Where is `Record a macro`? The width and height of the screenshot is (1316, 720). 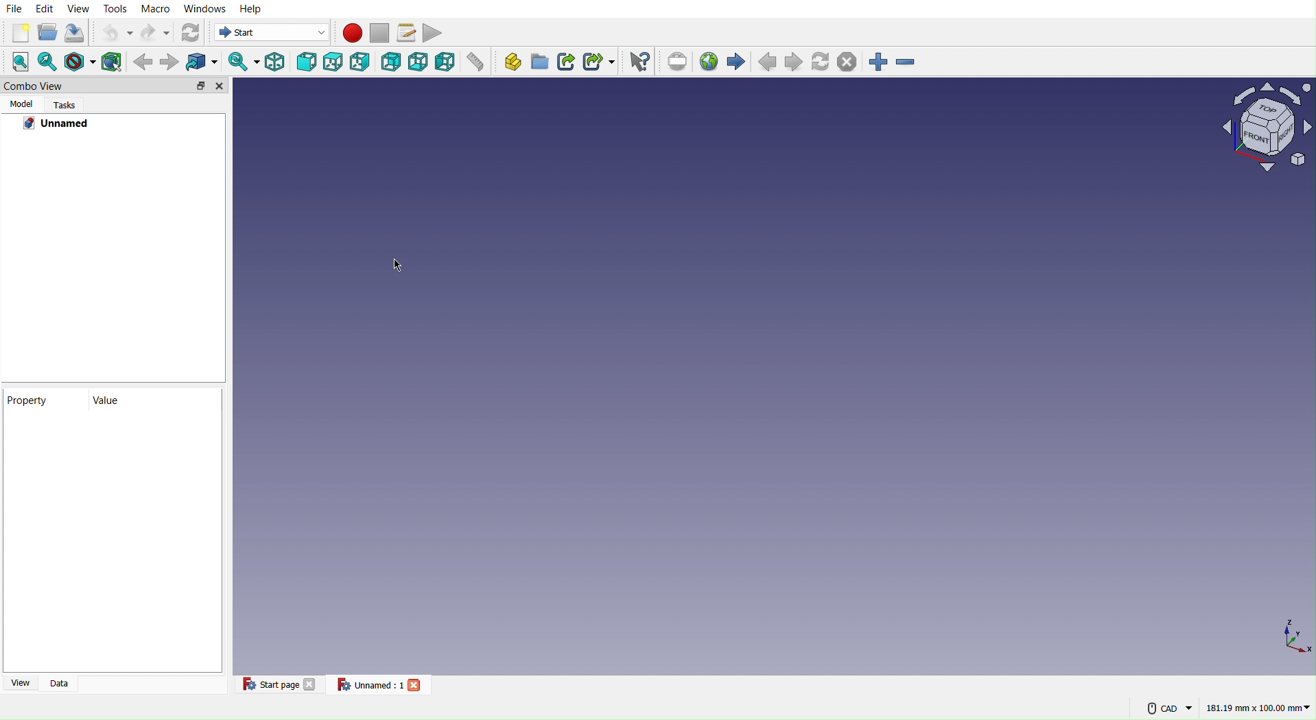
Record a macro is located at coordinates (353, 32).